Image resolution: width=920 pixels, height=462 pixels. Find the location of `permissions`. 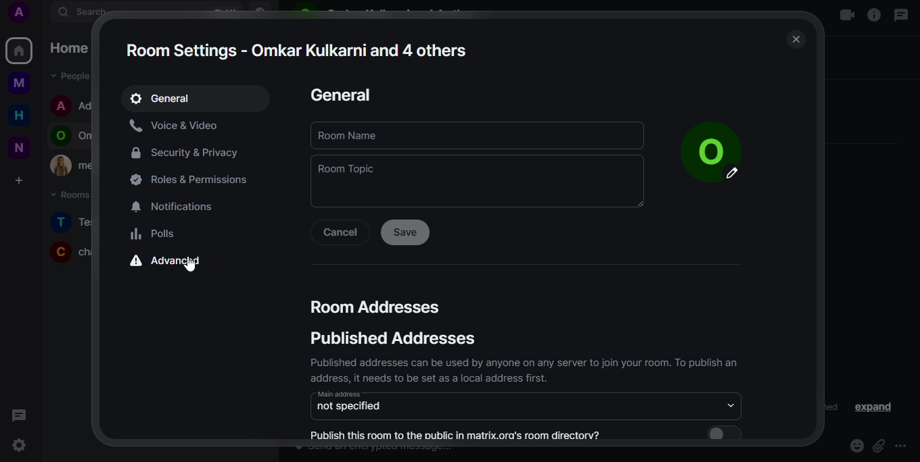

permissions is located at coordinates (195, 178).